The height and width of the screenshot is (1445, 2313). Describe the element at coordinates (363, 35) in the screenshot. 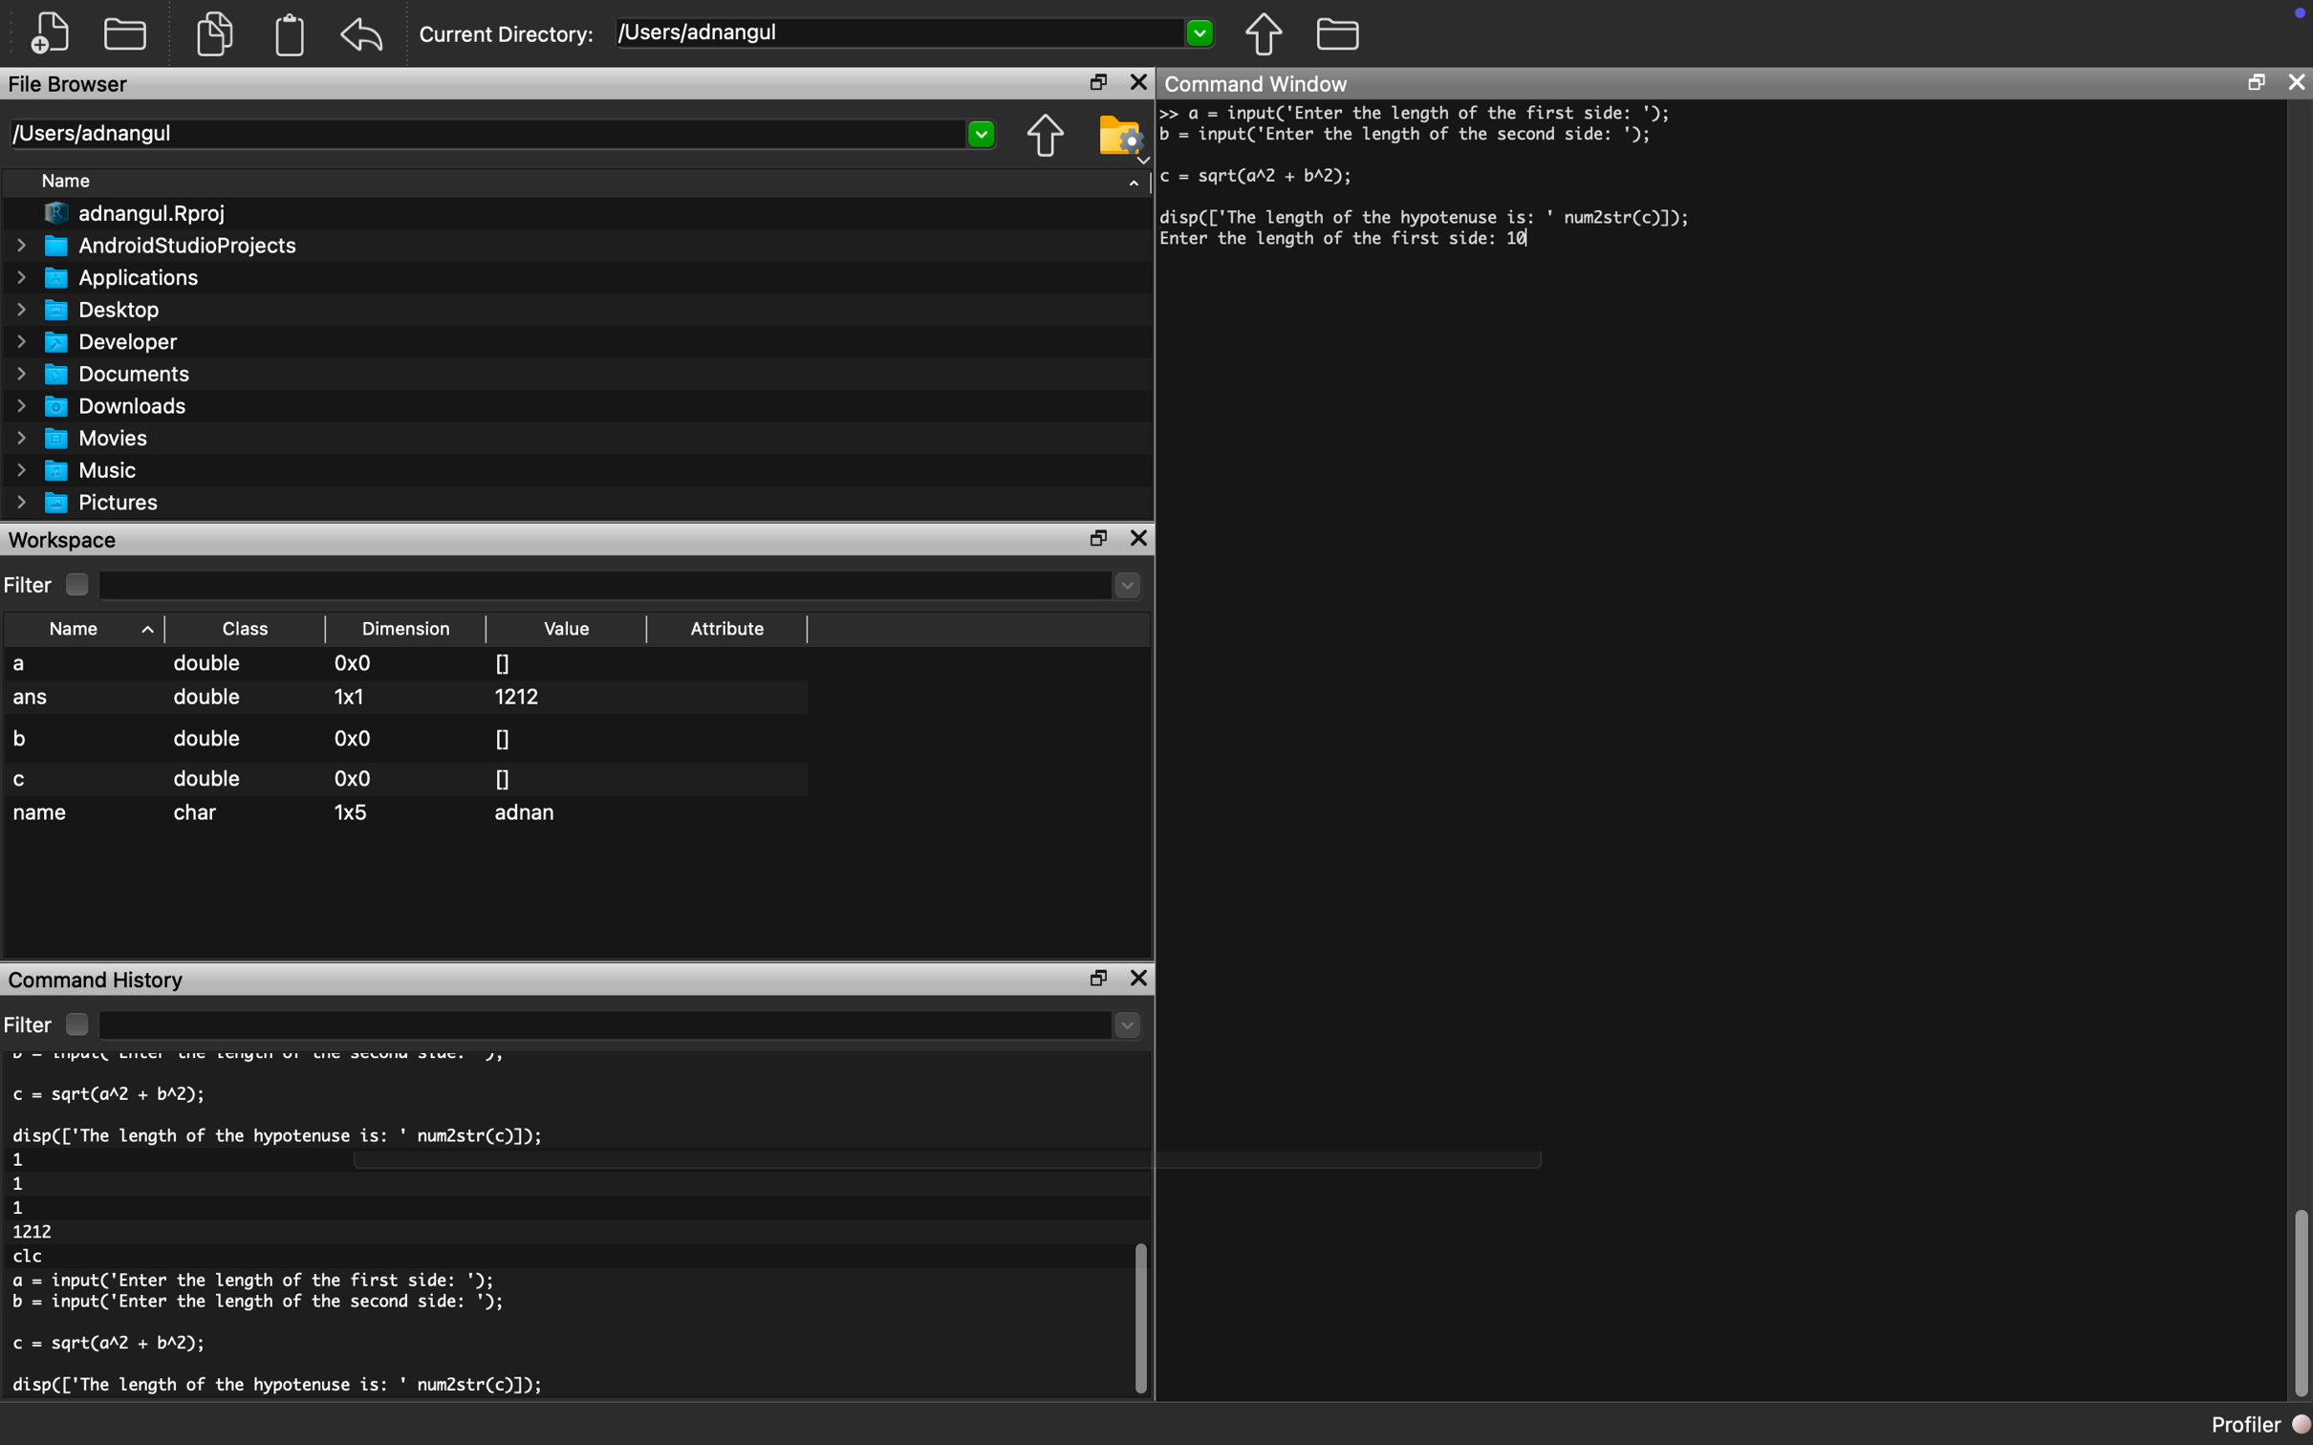

I see `undo` at that location.